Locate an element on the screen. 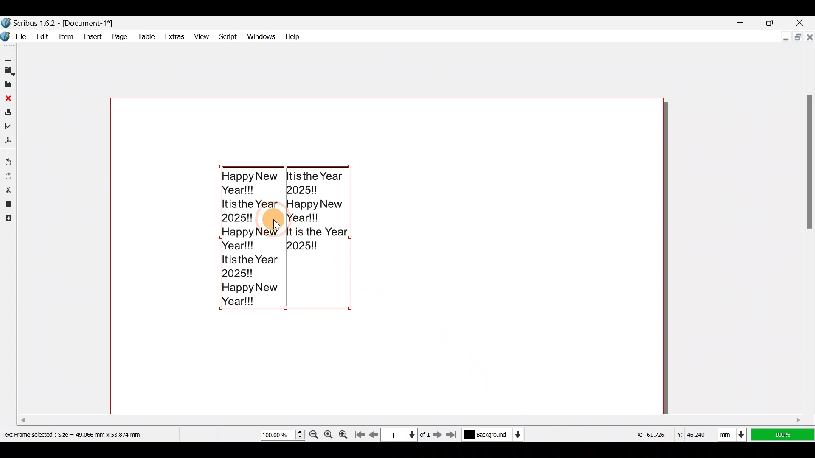 The image size is (815, 458). Close is located at coordinates (809, 36).